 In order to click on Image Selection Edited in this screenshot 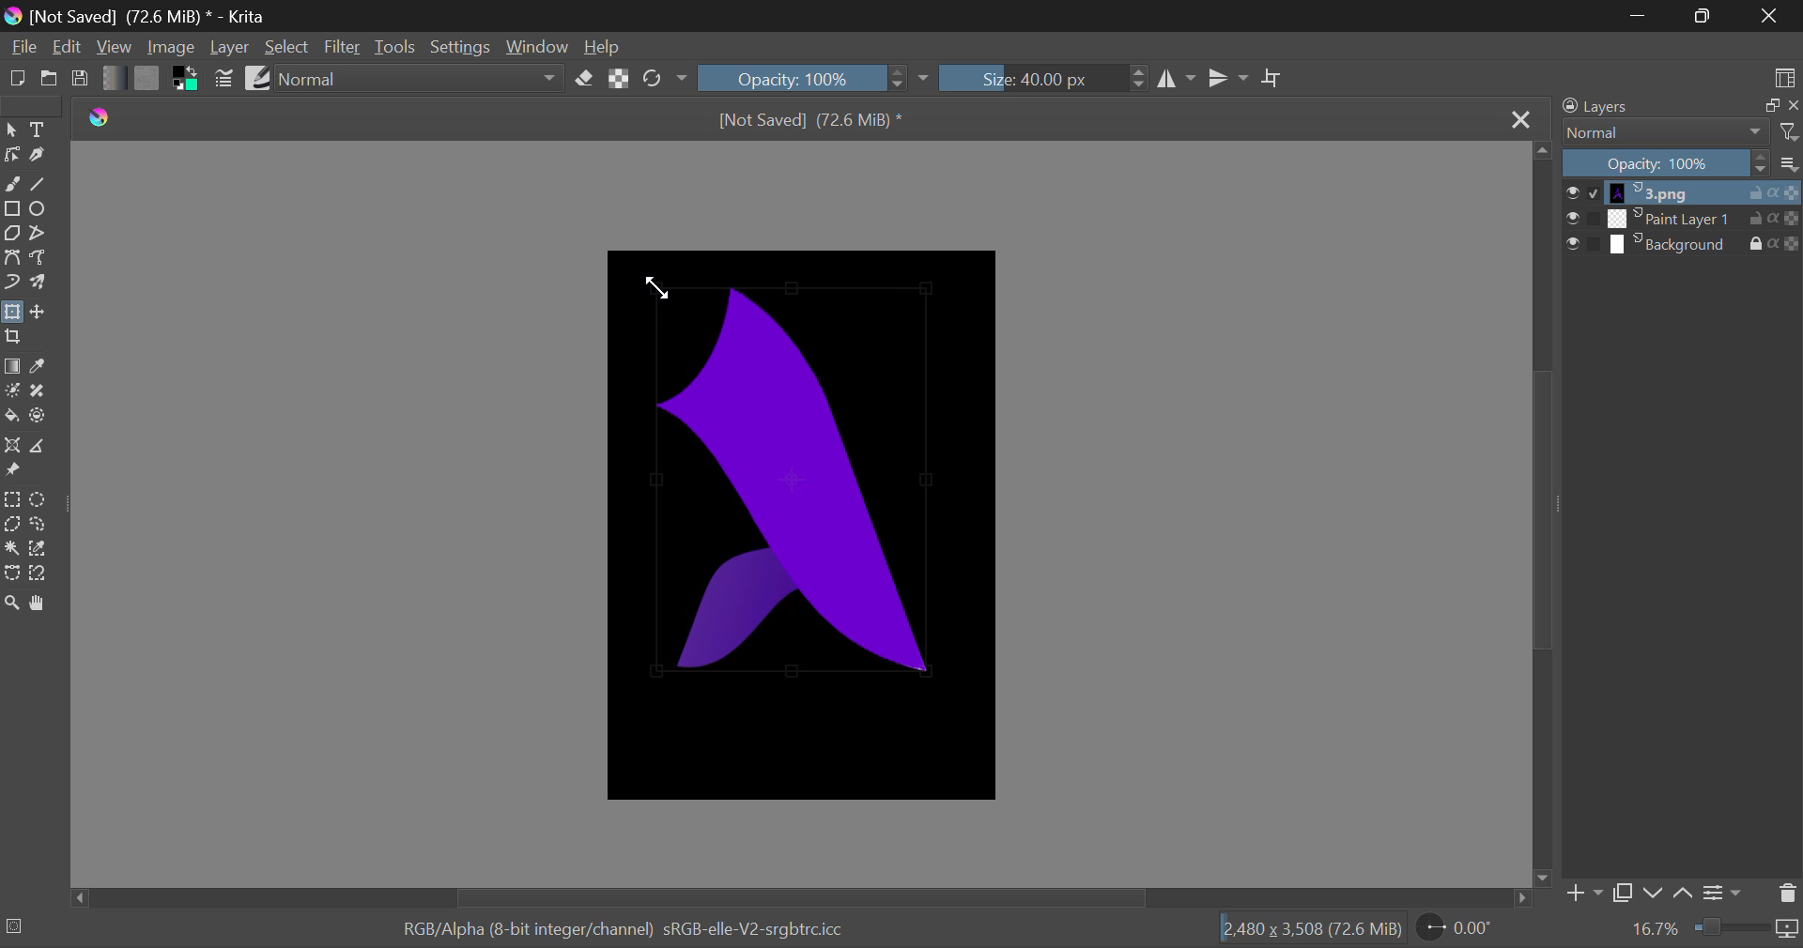, I will do `click(805, 482)`.